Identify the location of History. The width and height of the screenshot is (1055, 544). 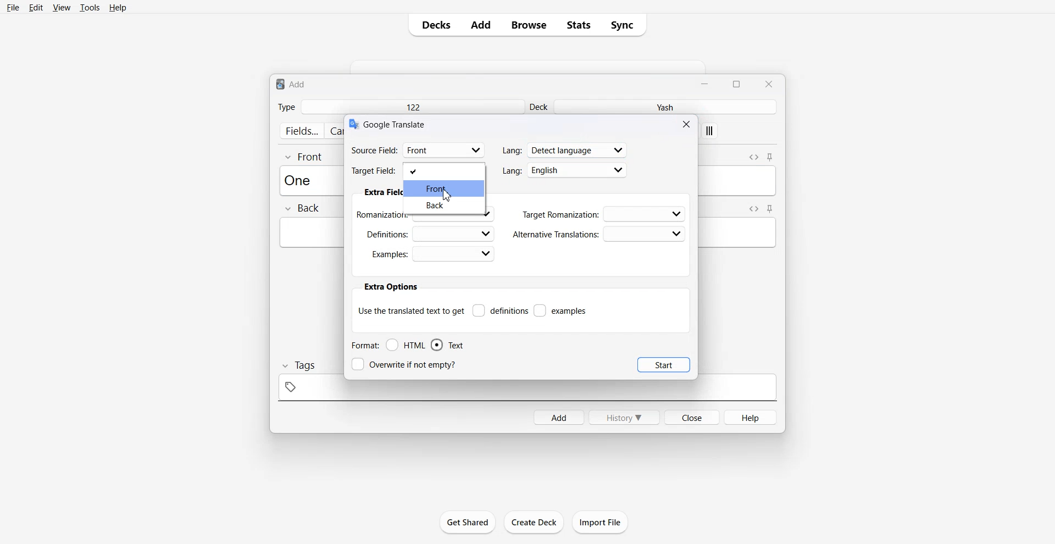
(624, 417).